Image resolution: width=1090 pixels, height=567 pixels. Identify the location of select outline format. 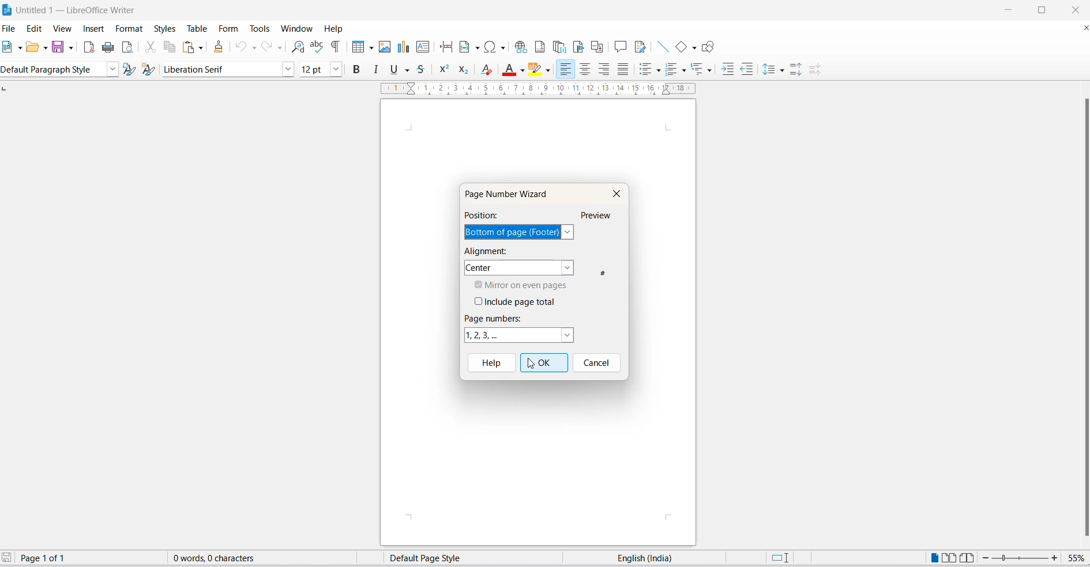
(704, 70).